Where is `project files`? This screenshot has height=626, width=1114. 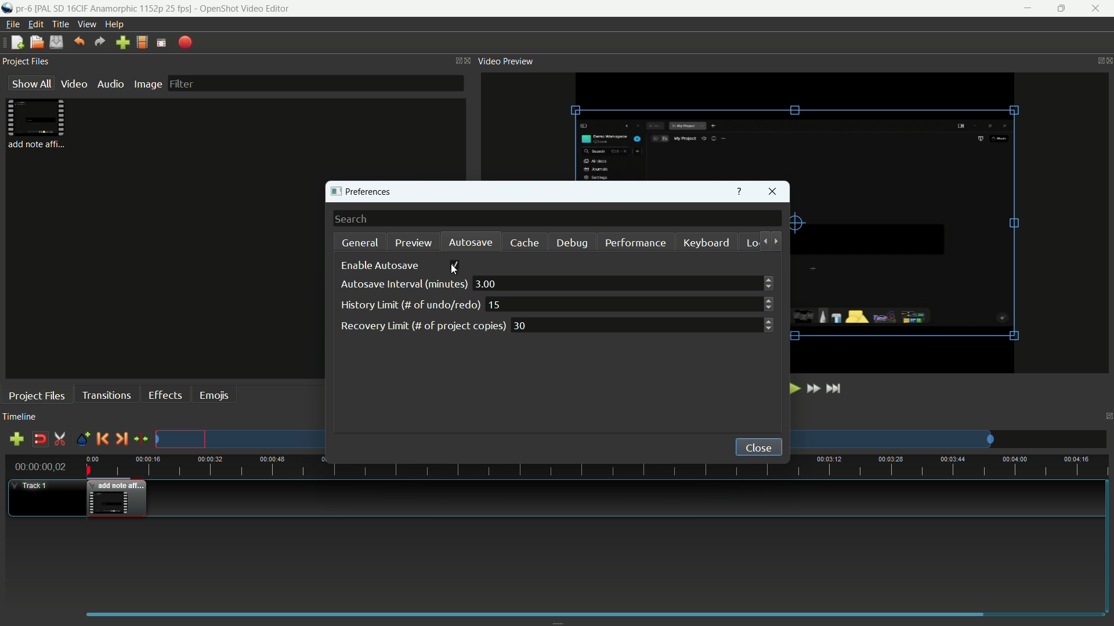
project files is located at coordinates (27, 61).